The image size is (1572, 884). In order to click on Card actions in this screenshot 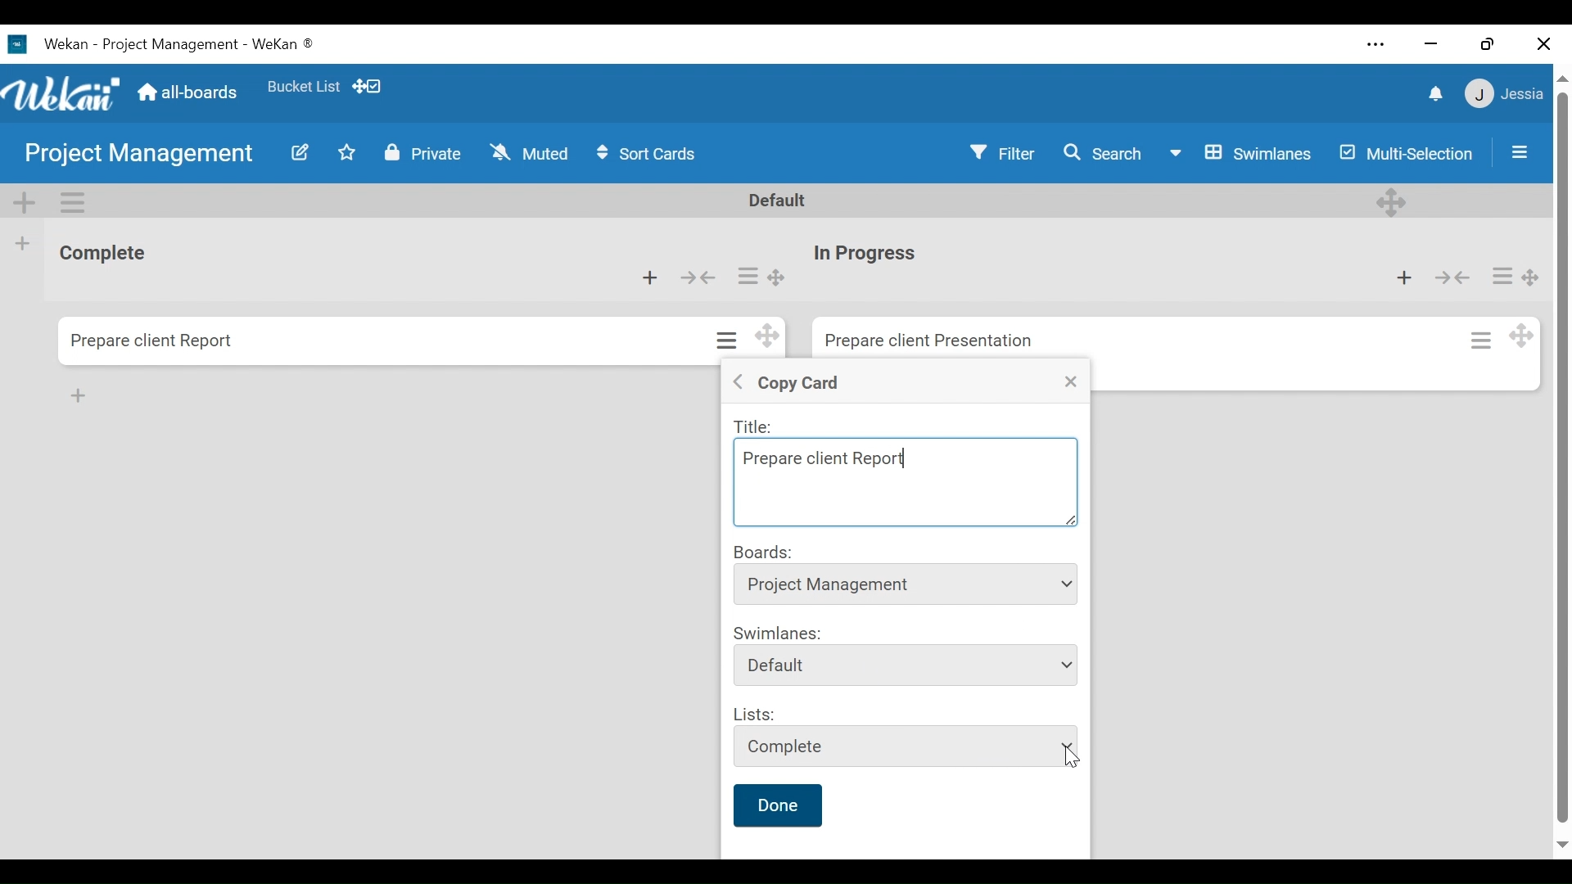, I will do `click(754, 273)`.